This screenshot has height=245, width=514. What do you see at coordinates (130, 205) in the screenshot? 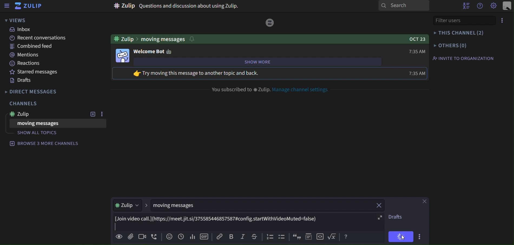
I see `# Zulip >` at bounding box center [130, 205].